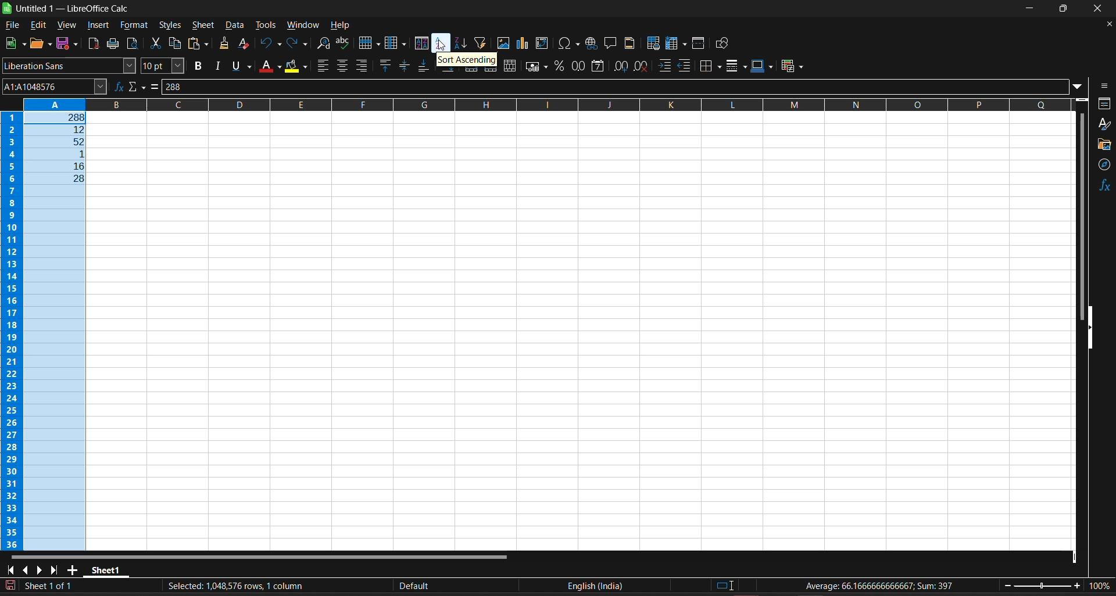 The image size is (1116, 596). I want to click on format as percent, so click(560, 66).